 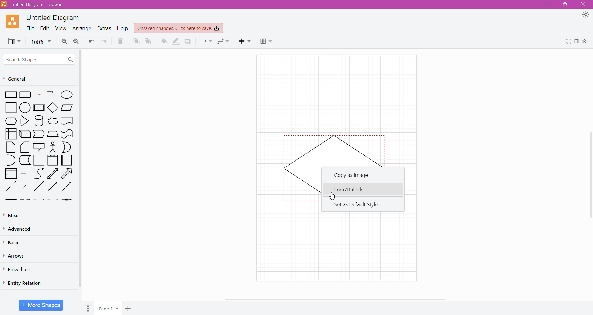 I want to click on Delete, so click(x=121, y=41).